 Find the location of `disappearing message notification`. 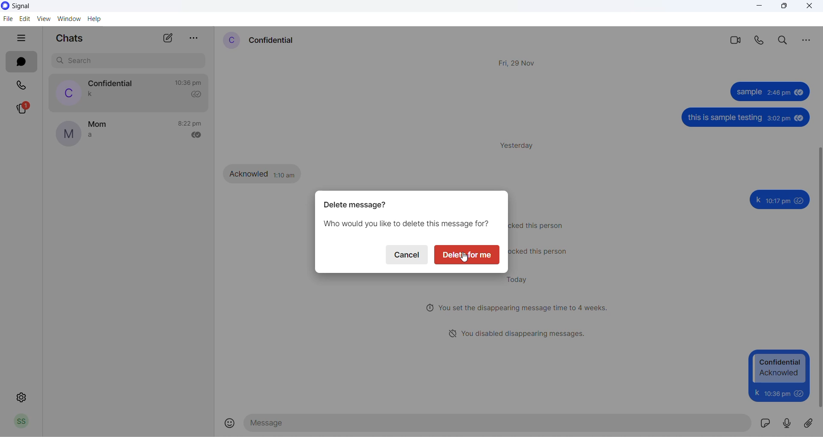

disappearing message notification is located at coordinates (518, 307).